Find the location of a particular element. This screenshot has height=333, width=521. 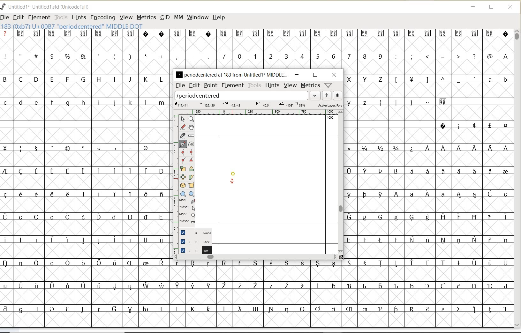

FILE is located at coordinates (5, 17).